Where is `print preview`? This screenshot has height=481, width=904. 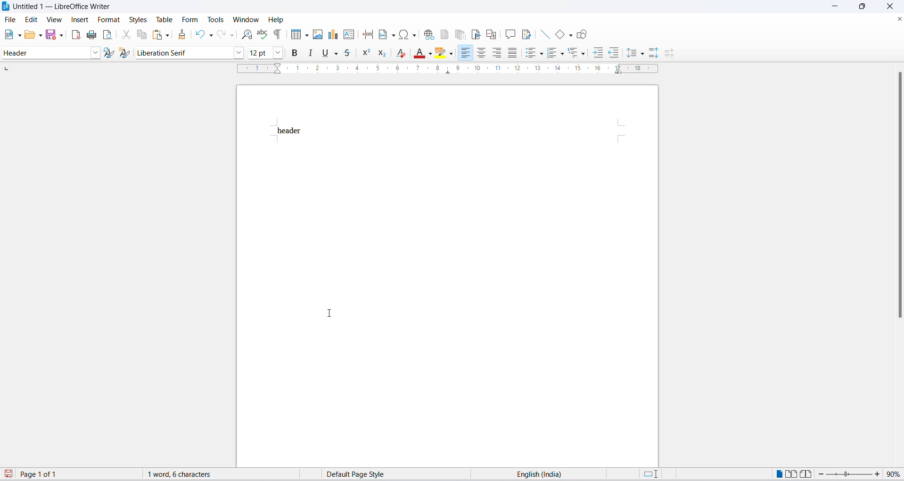 print preview is located at coordinates (108, 34).